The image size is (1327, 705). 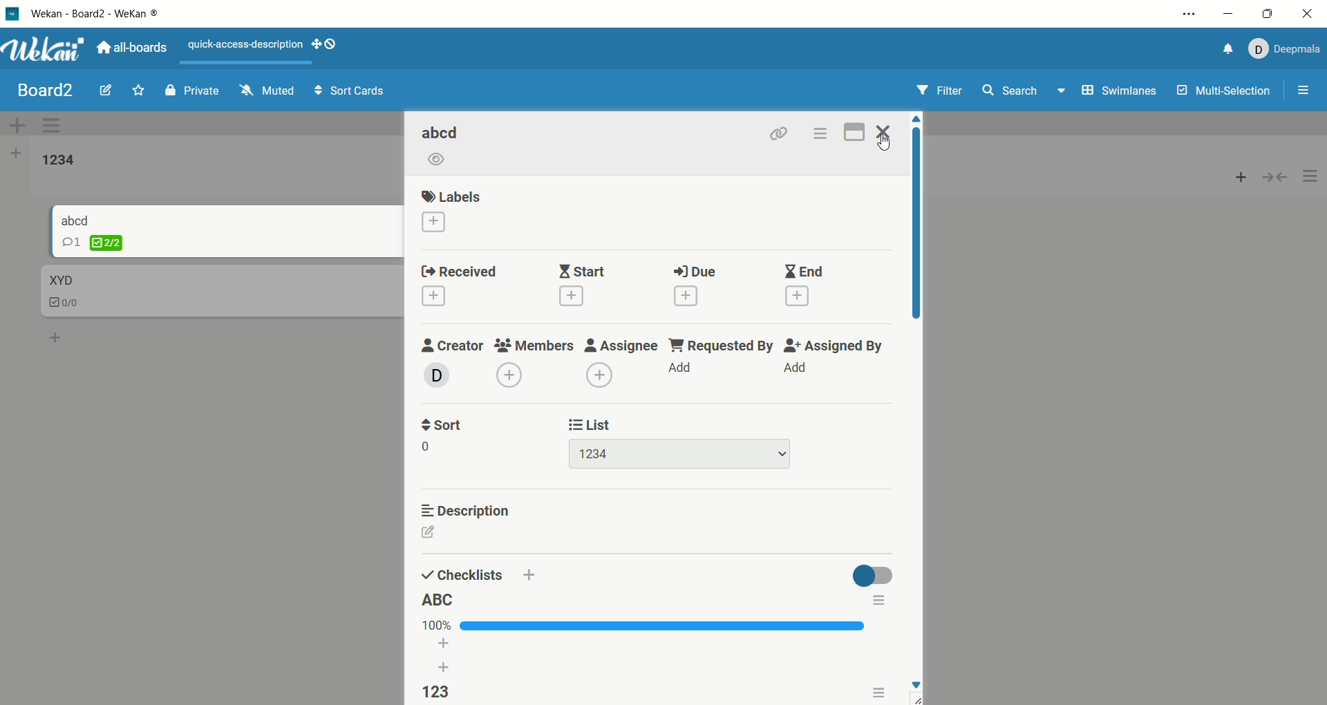 What do you see at coordinates (944, 91) in the screenshot?
I see `filter` at bounding box center [944, 91].